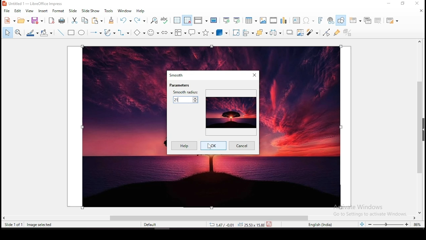  I want to click on text box, so click(296, 20).